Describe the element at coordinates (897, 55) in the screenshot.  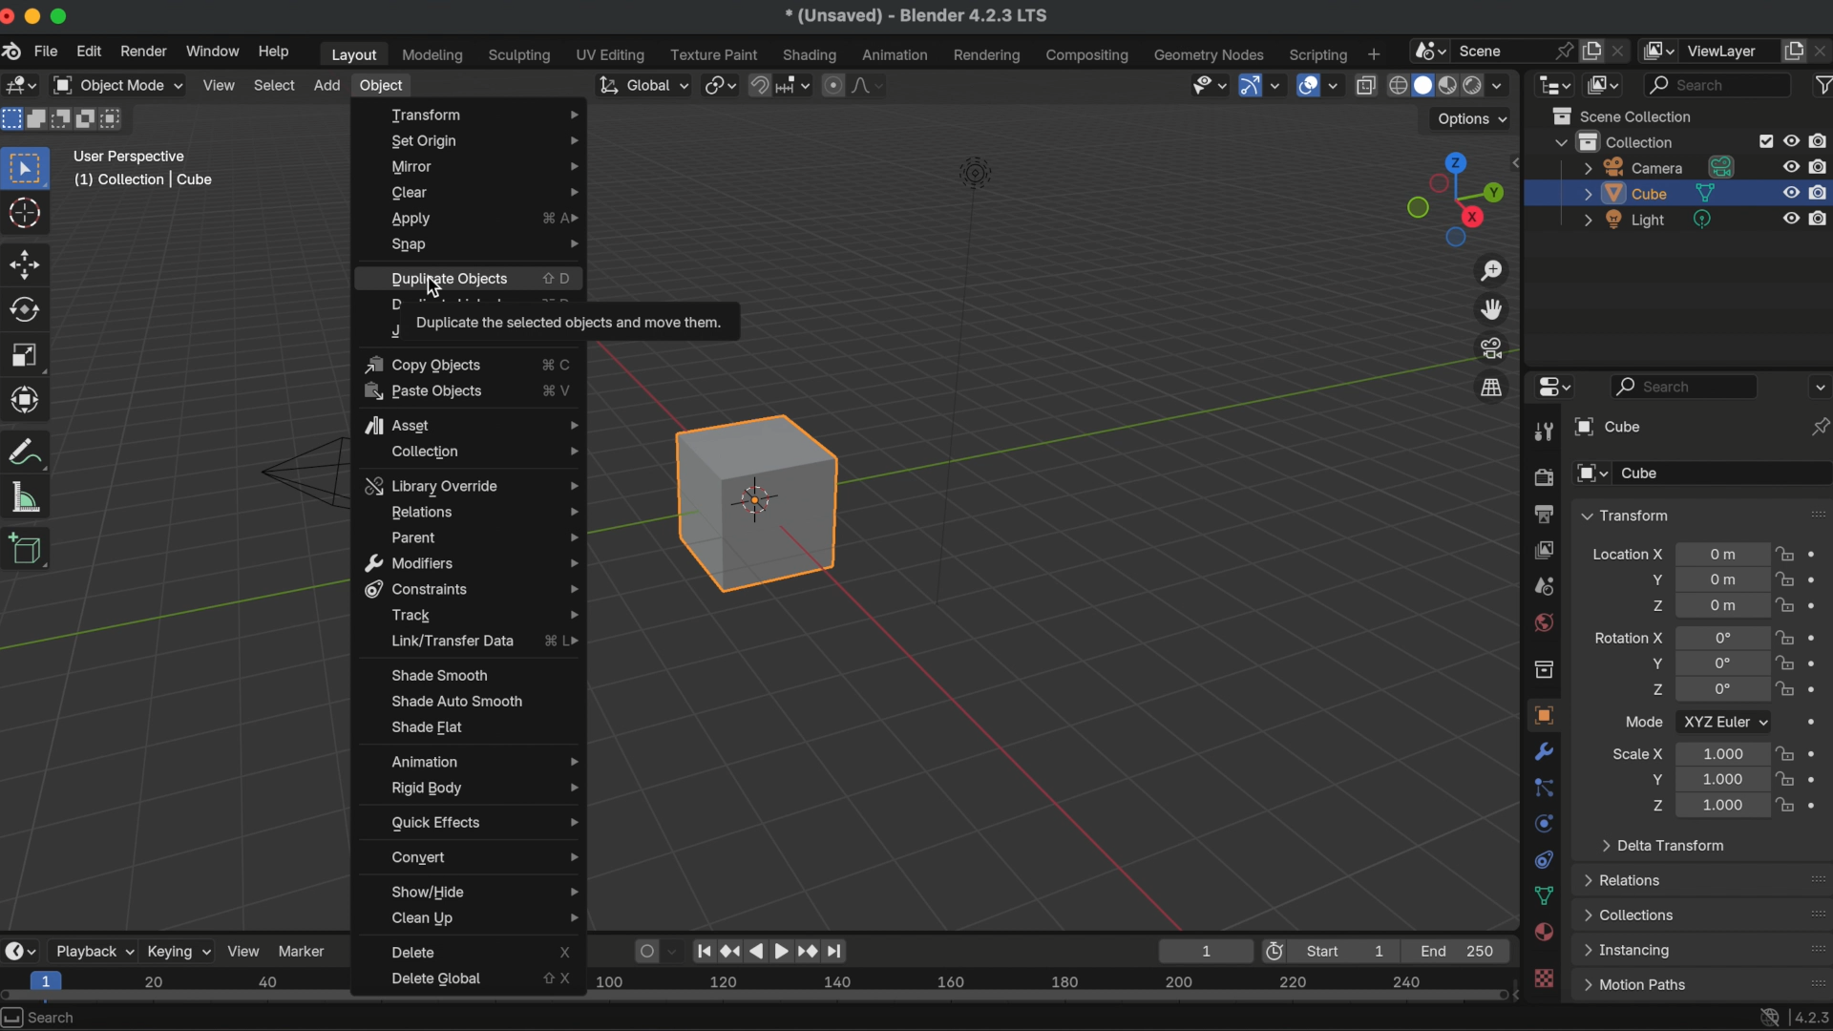
I see `animation` at that location.